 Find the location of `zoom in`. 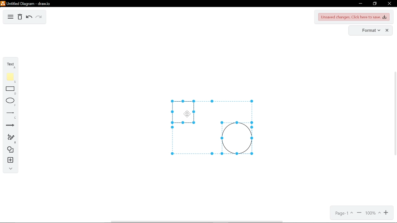

zoom in is located at coordinates (386, 213).